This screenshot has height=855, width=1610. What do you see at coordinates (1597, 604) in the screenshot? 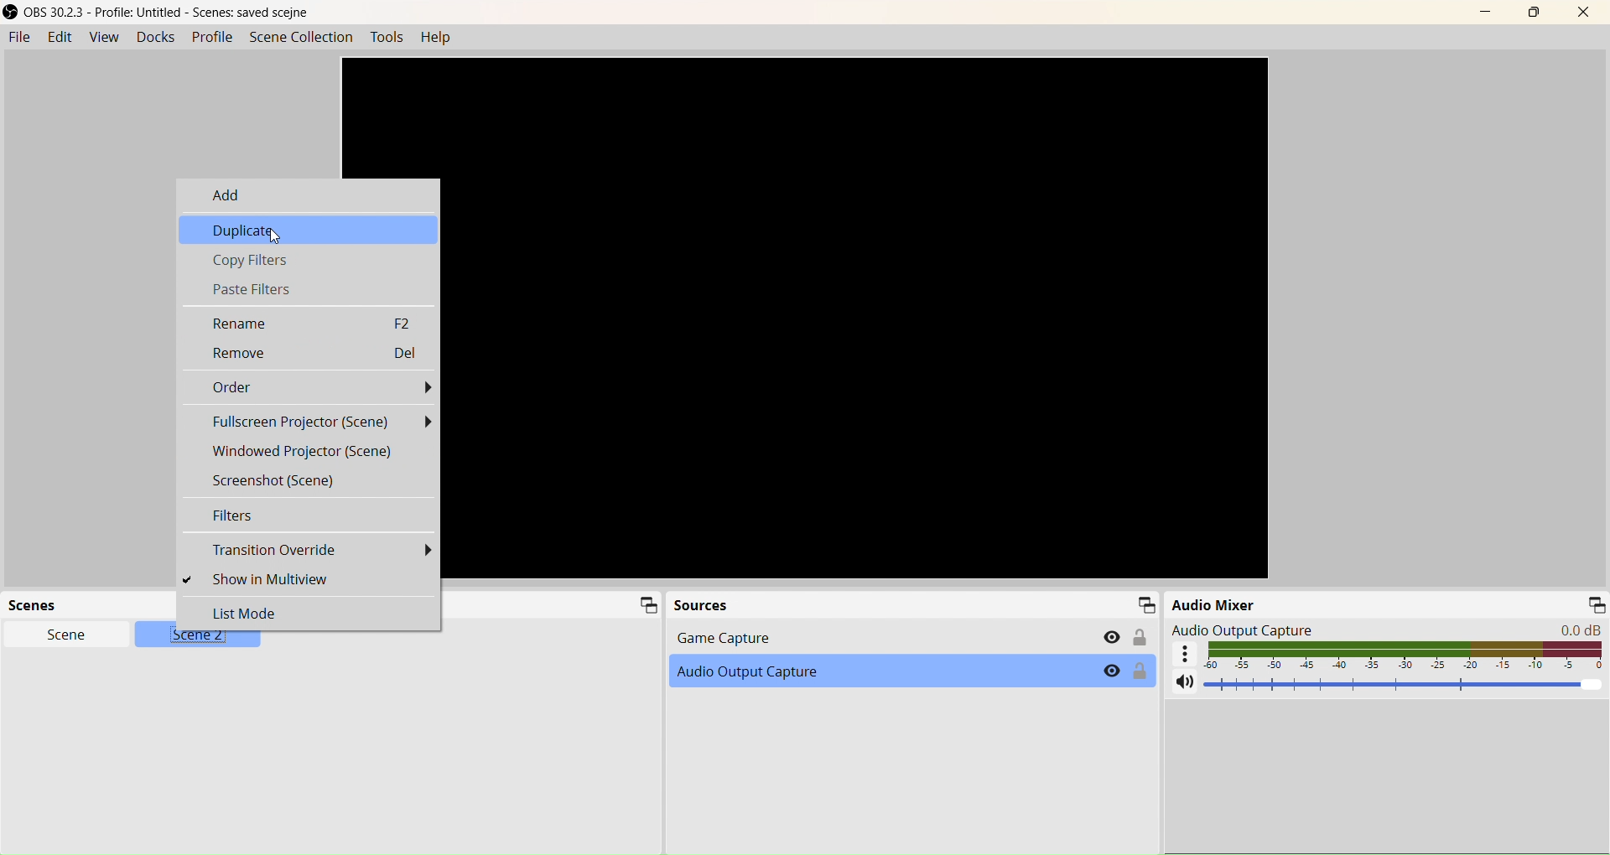
I see `Minimize` at bounding box center [1597, 604].